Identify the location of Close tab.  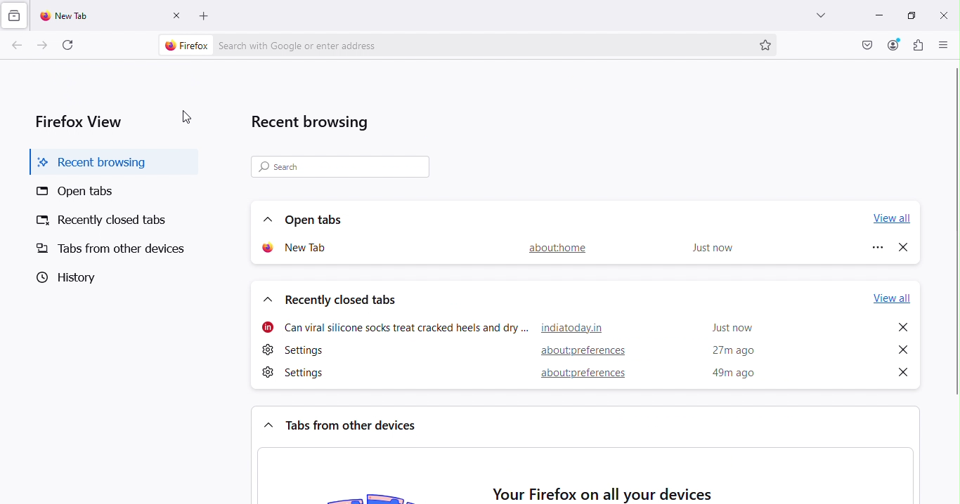
(176, 16).